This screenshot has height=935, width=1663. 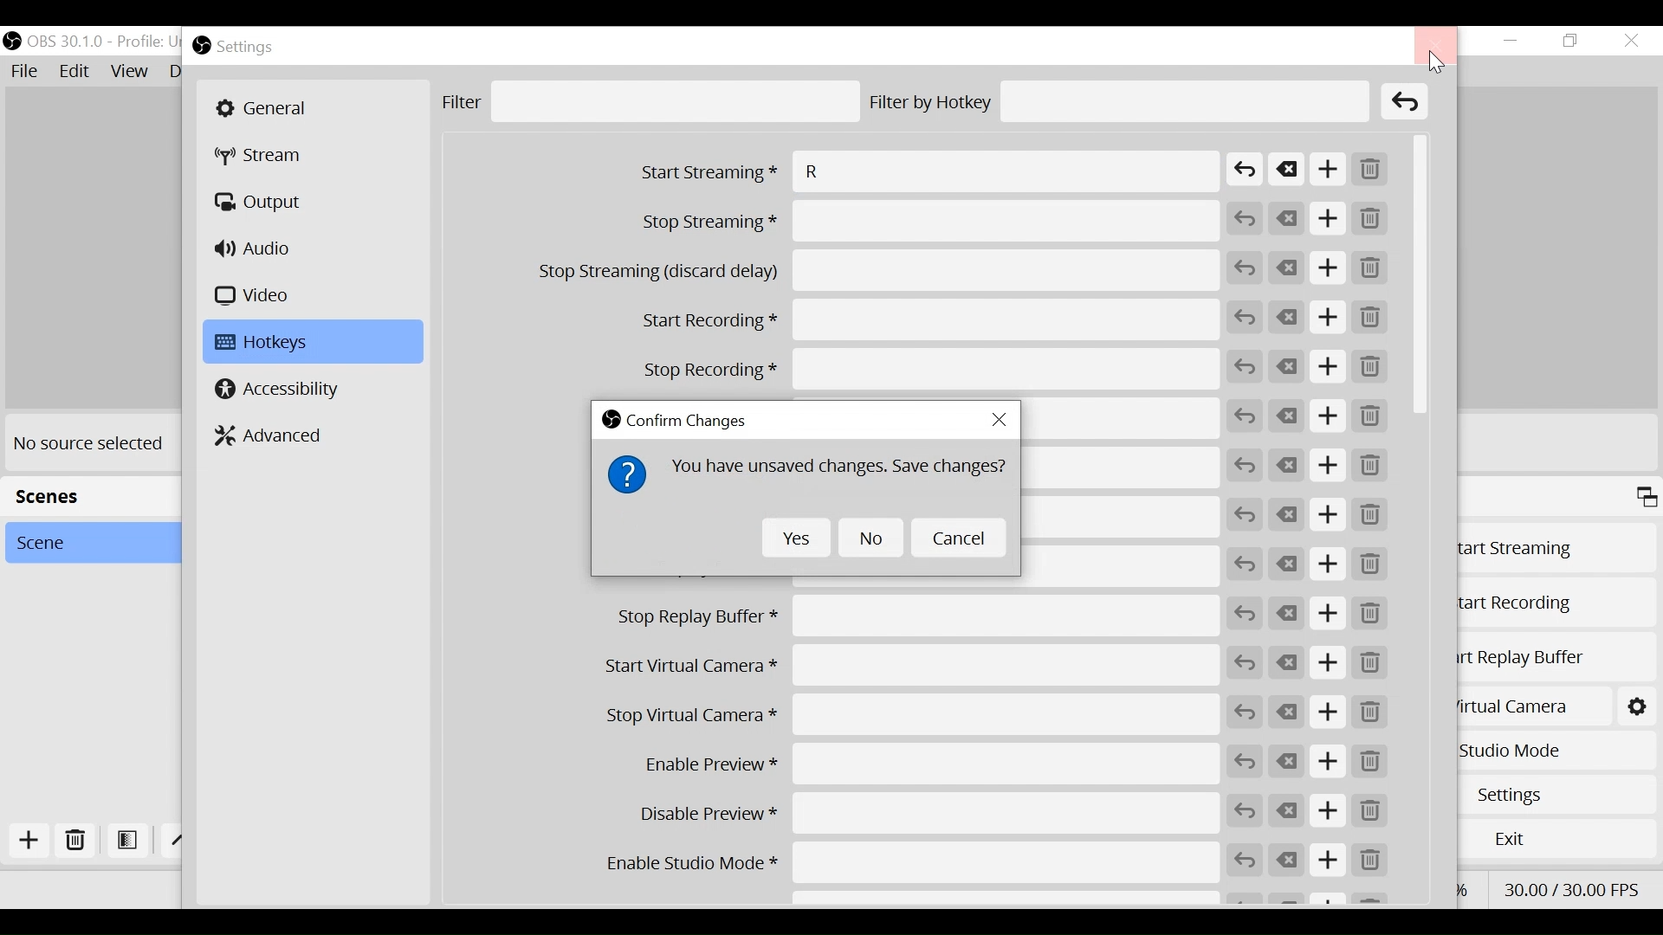 I want to click on Add, so click(x=1329, y=713).